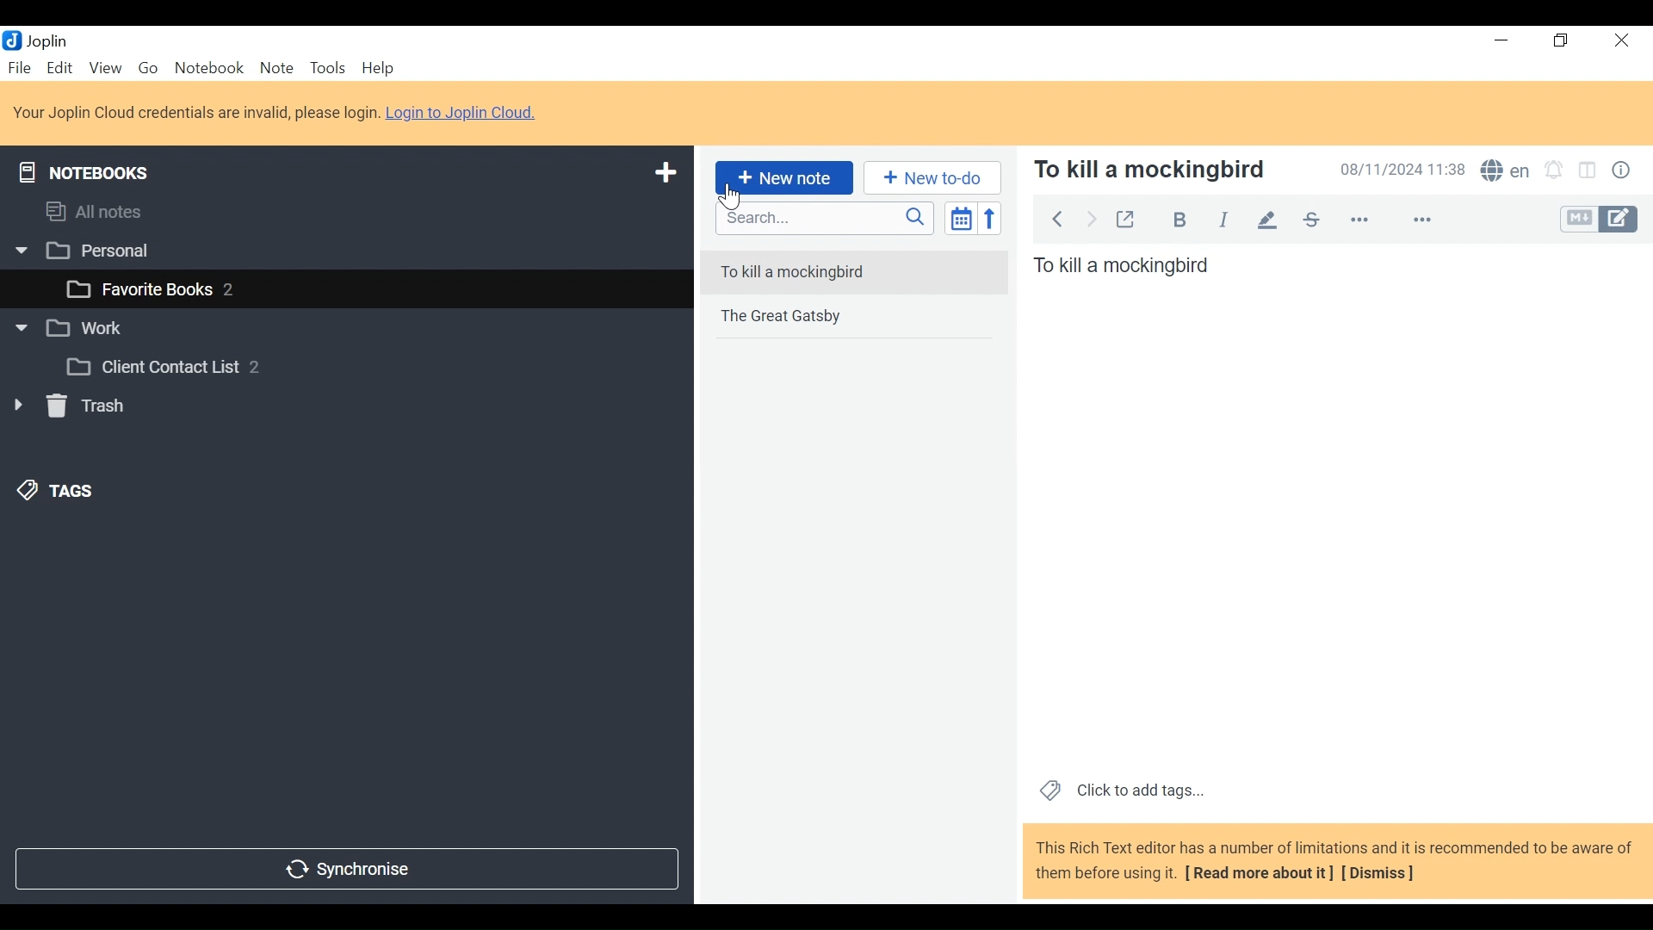 The height and width of the screenshot is (930, 1653). What do you see at coordinates (1170, 170) in the screenshot?
I see `To kill a mockingbird` at bounding box center [1170, 170].